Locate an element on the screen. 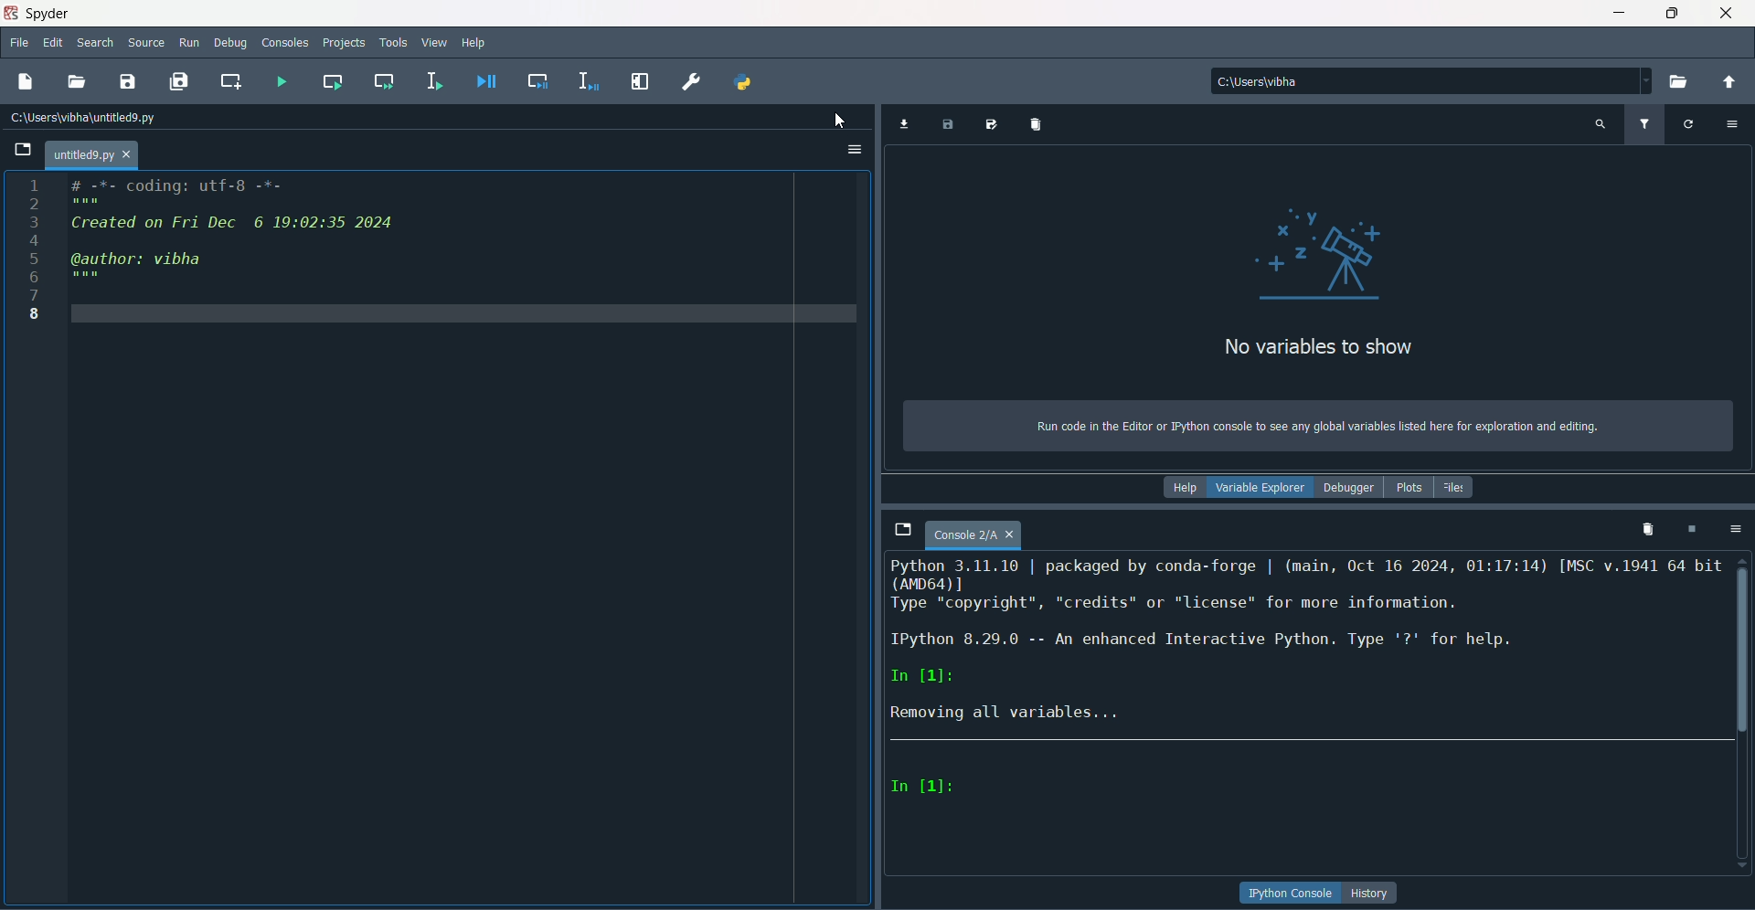 Image resolution: width=1755 pixels, height=910 pixels. Open file is located at coordinates (23, 150).